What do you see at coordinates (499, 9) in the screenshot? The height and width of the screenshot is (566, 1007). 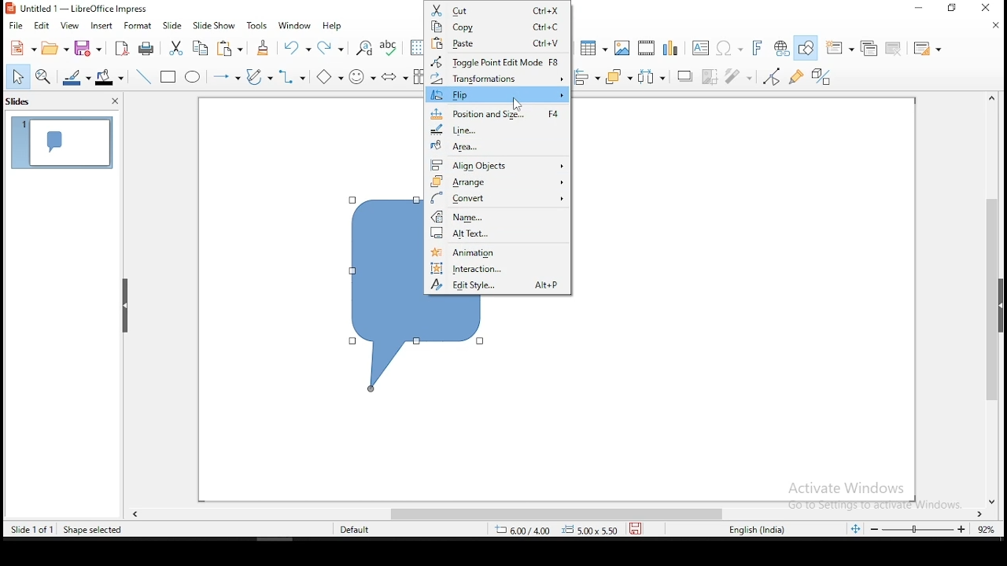 I see `cut` at bounding box center [499, 9].